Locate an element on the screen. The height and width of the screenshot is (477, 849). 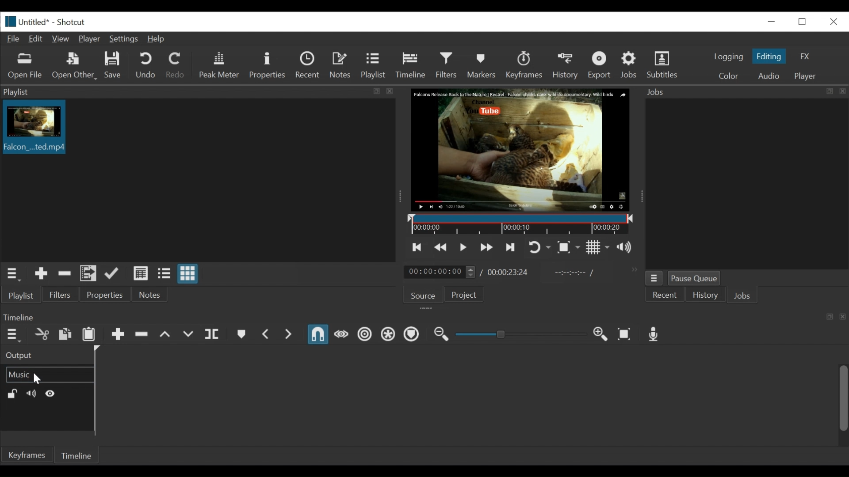
Record audio is located at coordinates (654, 334).